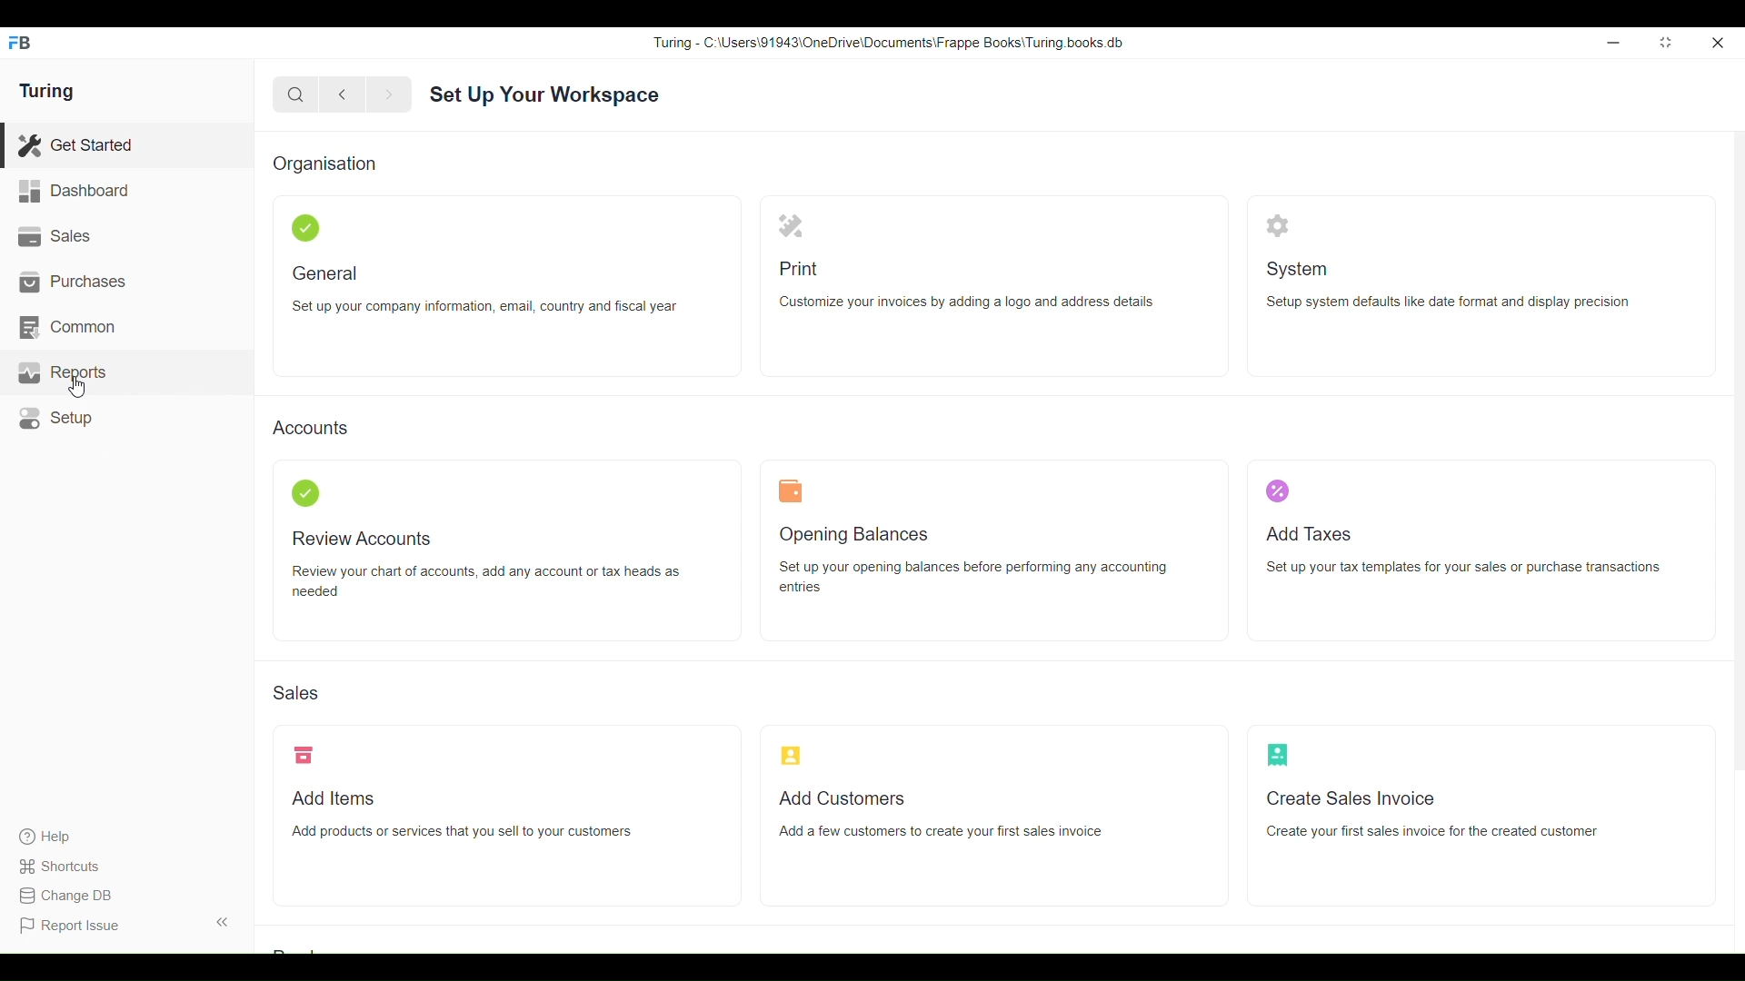 The width and height of the screenshot is (1745, 981). I want to click on Shortcuts, so click(62, 866).